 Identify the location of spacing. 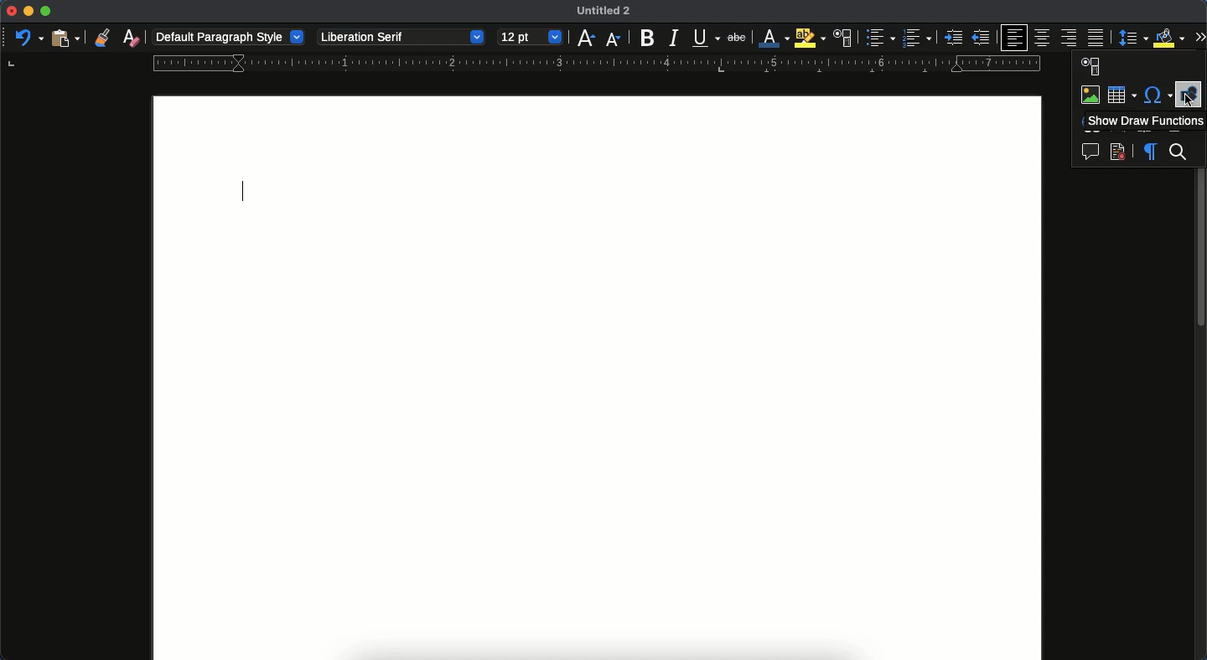
(1132, 38).